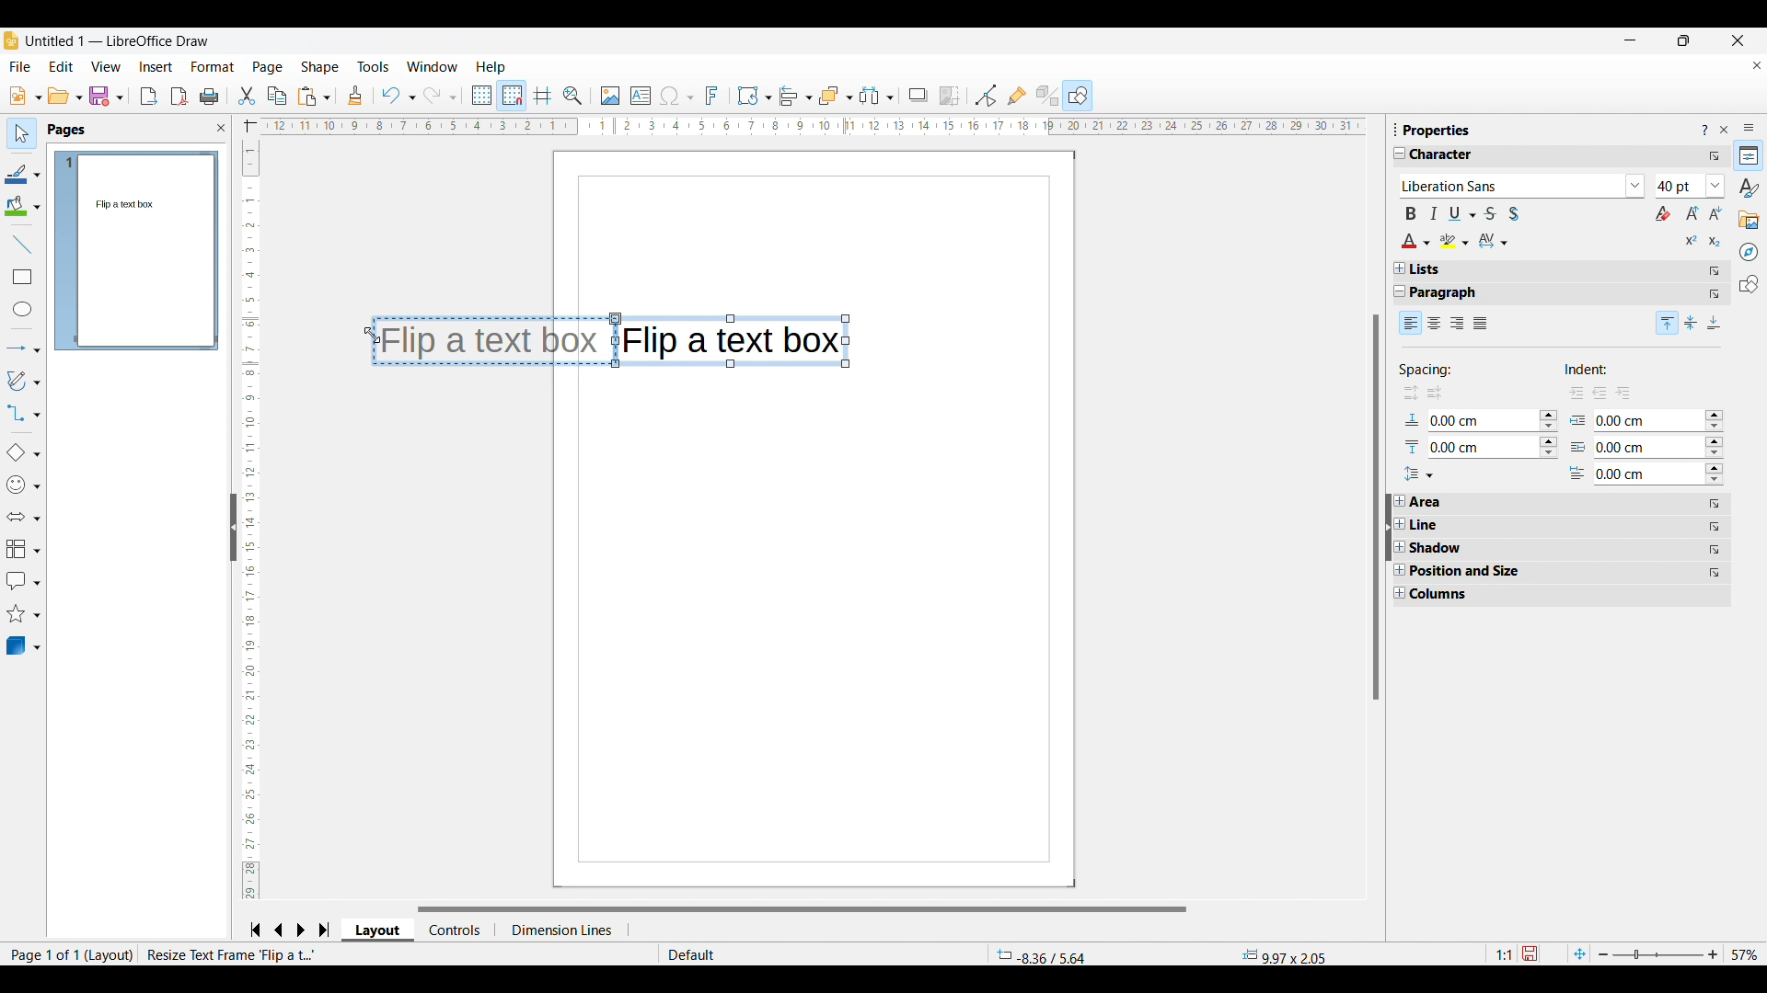 The height and width of the screenshot is (993, 1767). Describe the element at coordinates (1704, 131) in the screenshot. I see `Help about sidebar` at that location.